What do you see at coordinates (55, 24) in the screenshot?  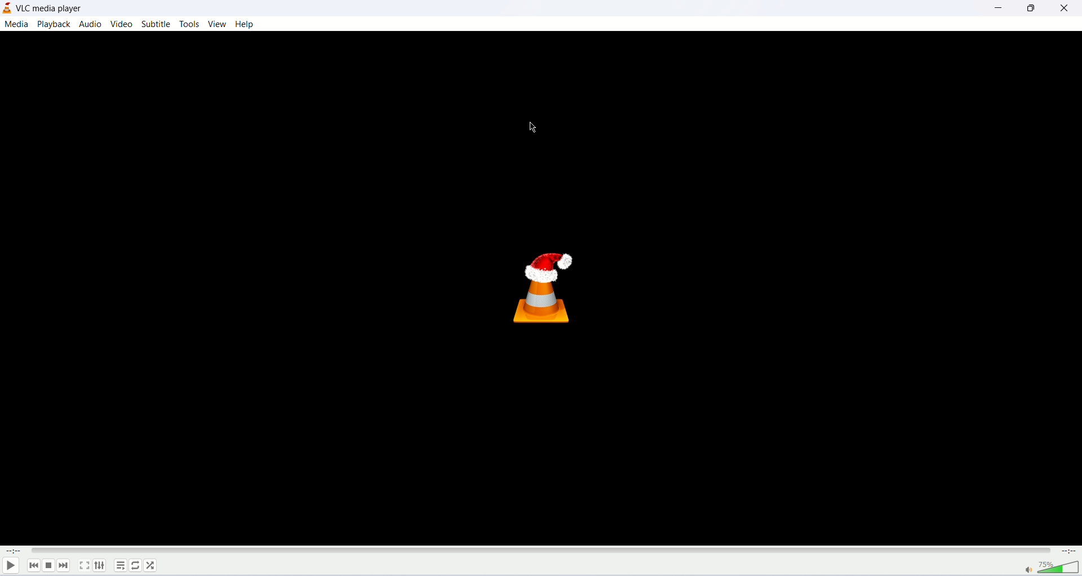 I see `playback` at bounding box center [55, 24].